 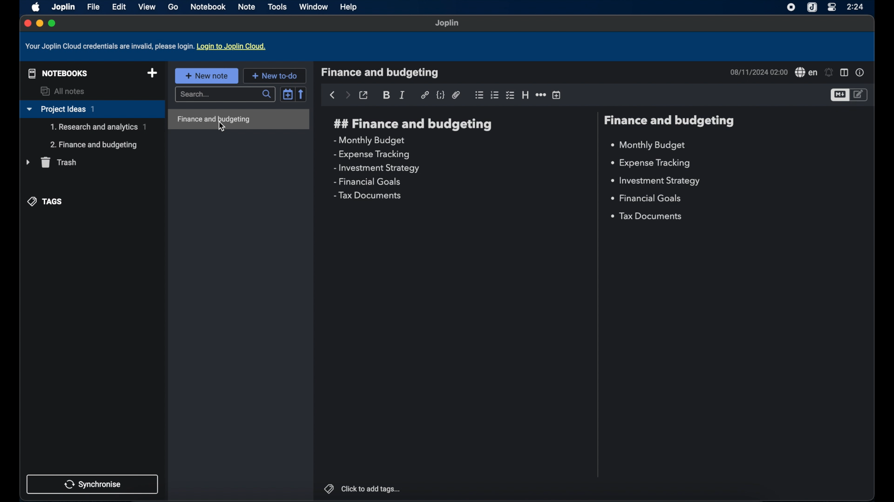 What do you see at coordinates (646, 198) in the screenshot?
I see `financial goals` at bounding box center [646, 198].